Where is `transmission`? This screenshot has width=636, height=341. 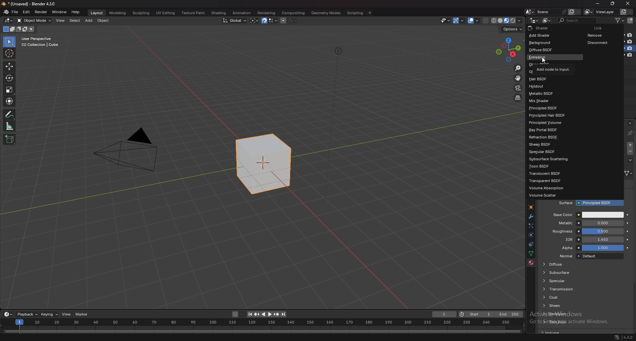 transmission is located at coordinates (566, 289).